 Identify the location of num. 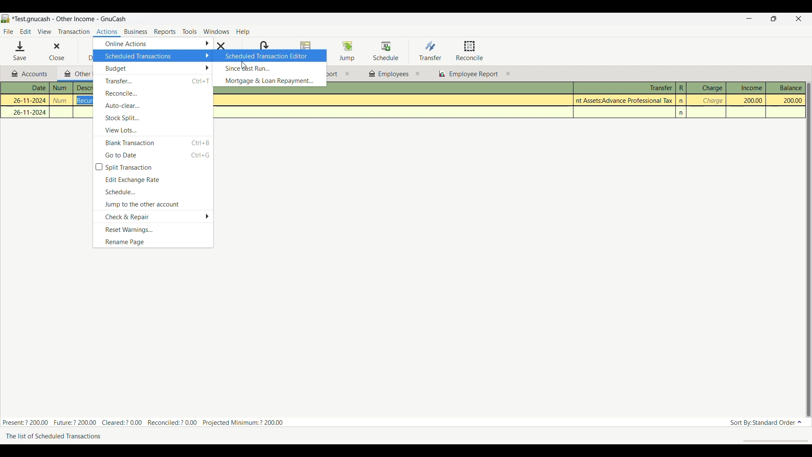
(62, 101).